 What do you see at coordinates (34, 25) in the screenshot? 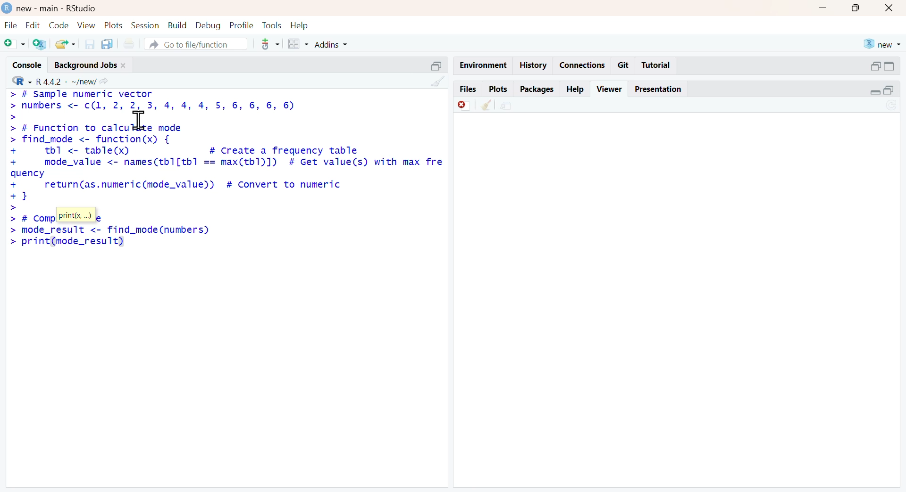
I see `Edit ` at bounding box center [34, 25].